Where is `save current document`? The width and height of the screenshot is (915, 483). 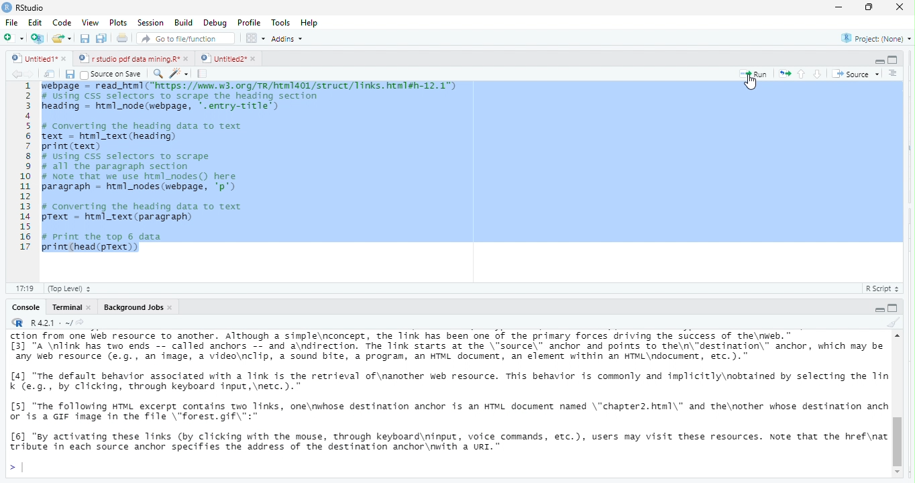 save current document is located at coordinates (85, 39).